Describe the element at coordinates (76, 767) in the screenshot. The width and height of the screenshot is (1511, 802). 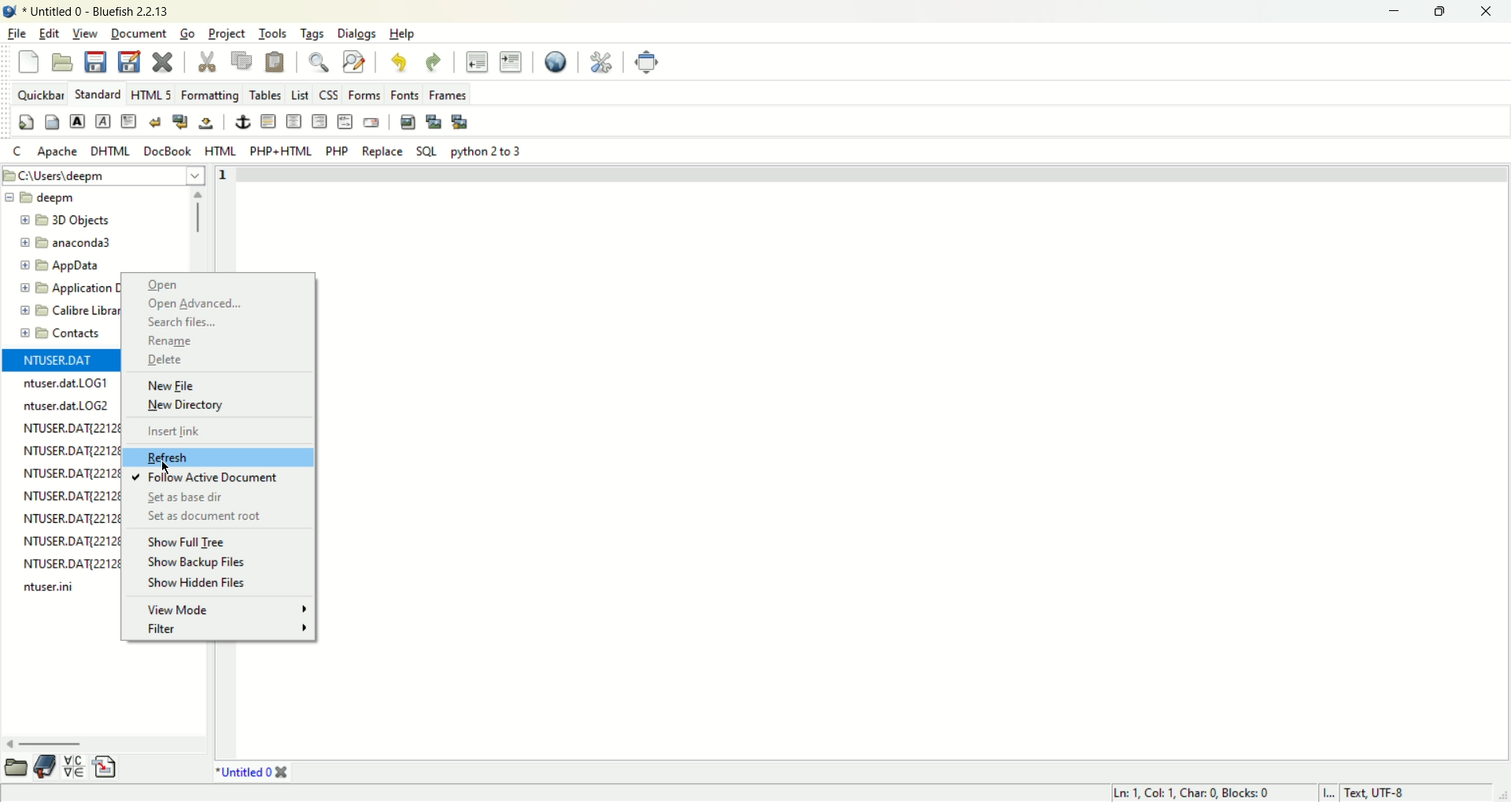
I see `char map` at that location.